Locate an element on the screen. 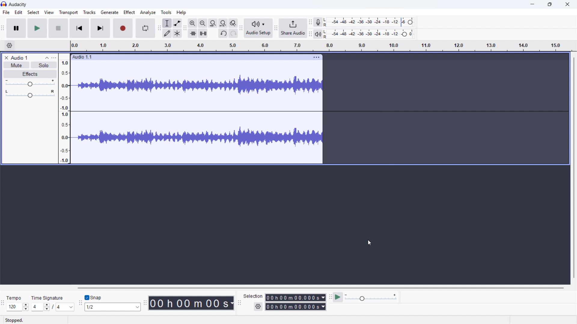  Time signature toolbar  is located at coordinates (3, 304).